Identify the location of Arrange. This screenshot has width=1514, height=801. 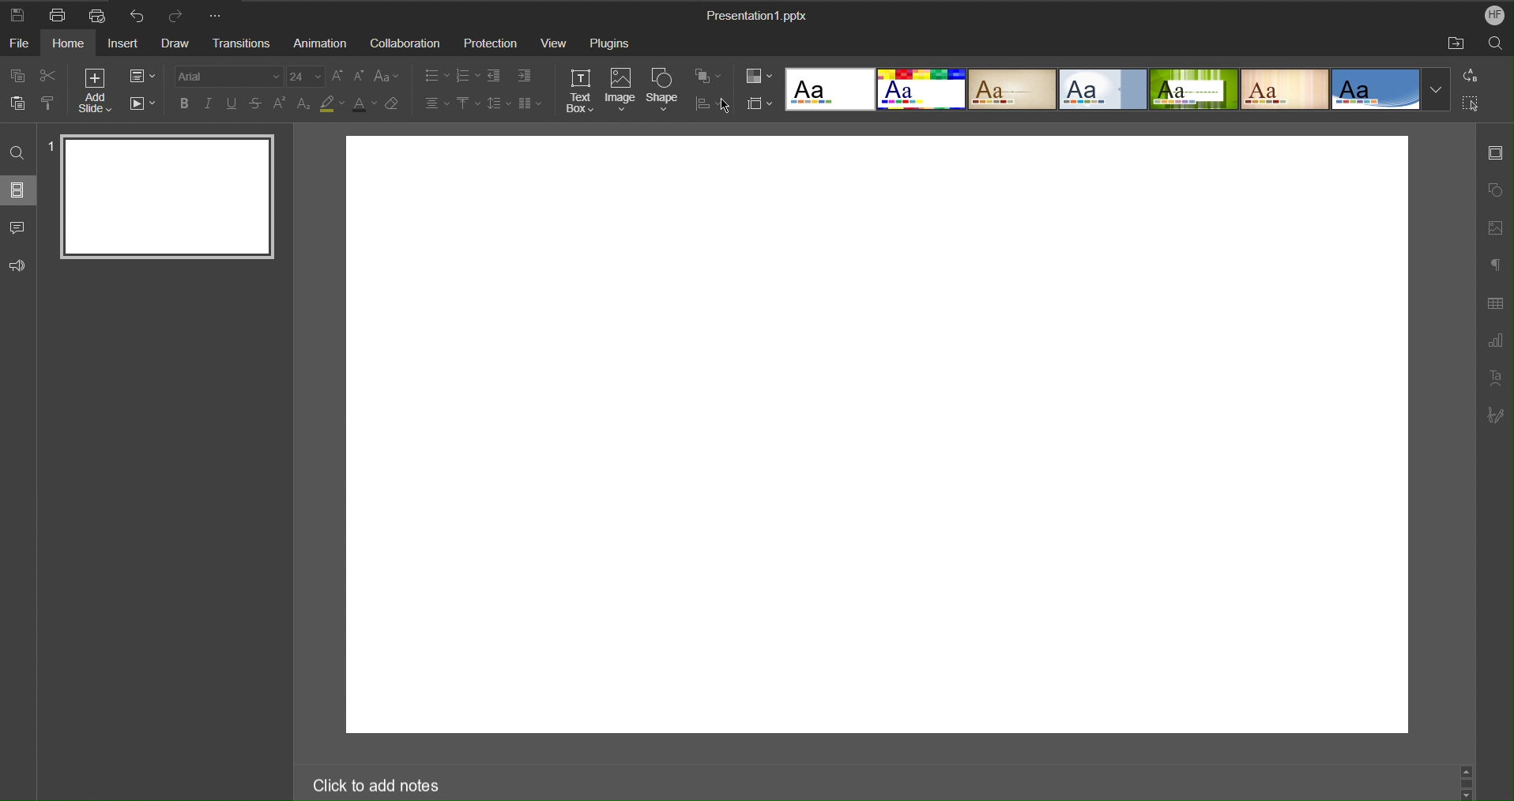
(708, 76).